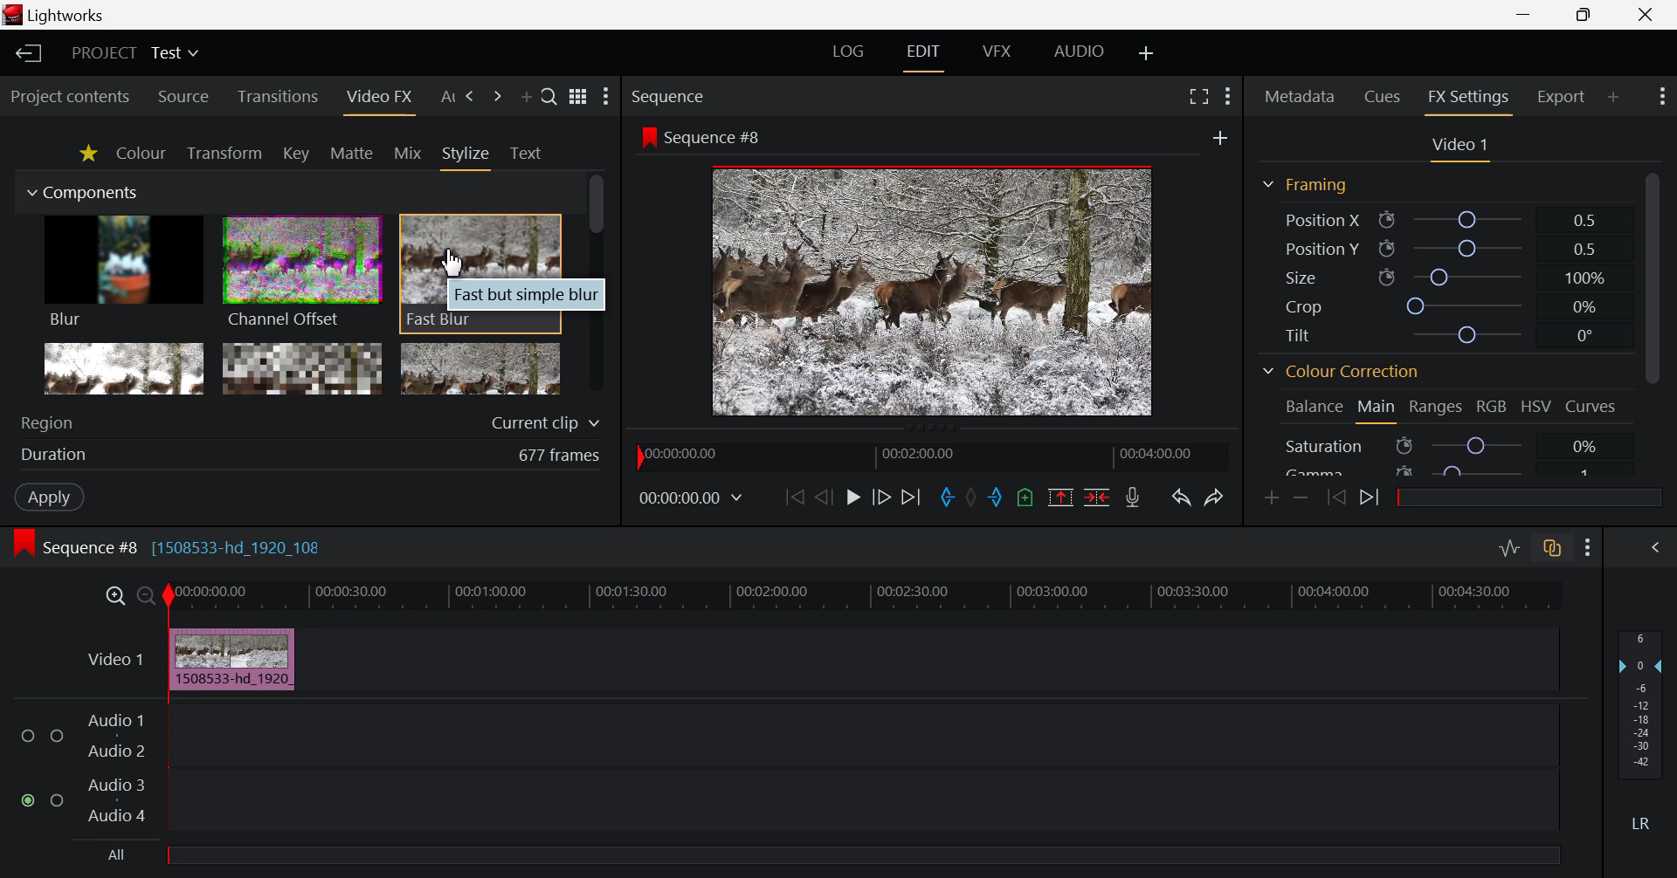  Describe the element at coordinates (1025, 497) in the screenshot. I see `Mark Cue` at that location.